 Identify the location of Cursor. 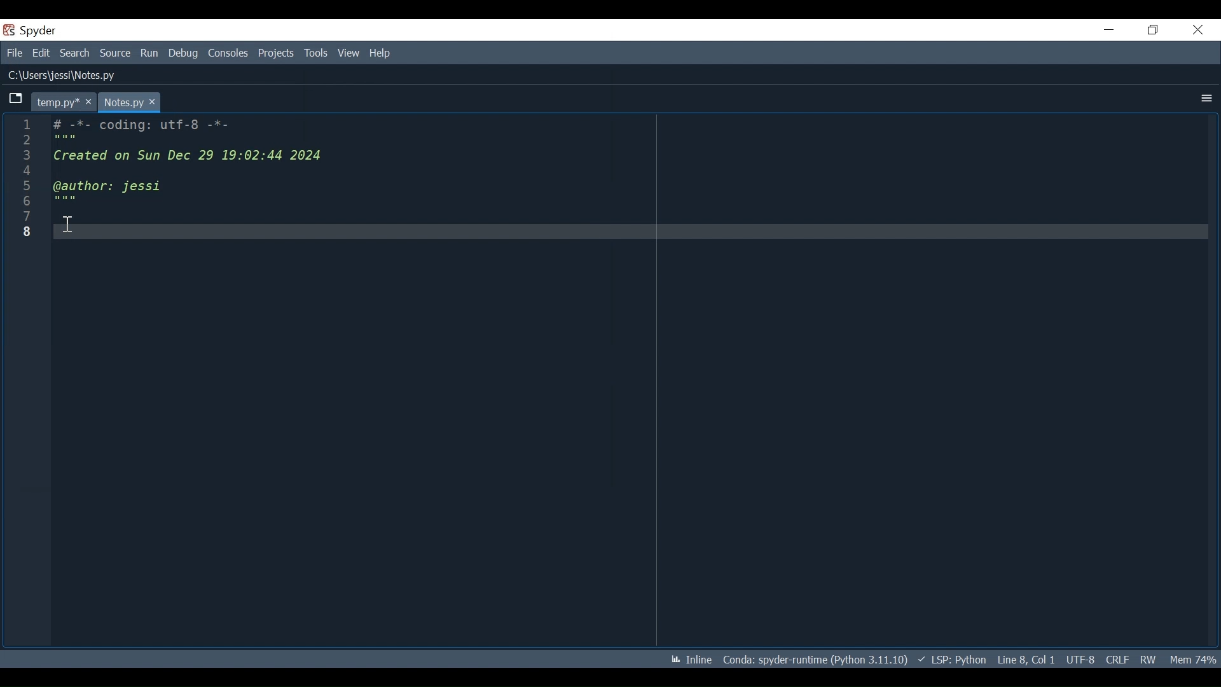
(67, 223).